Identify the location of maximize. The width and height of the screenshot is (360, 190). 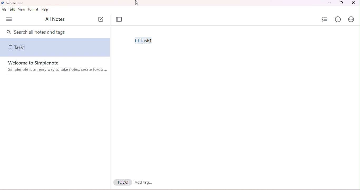
(341, 3).